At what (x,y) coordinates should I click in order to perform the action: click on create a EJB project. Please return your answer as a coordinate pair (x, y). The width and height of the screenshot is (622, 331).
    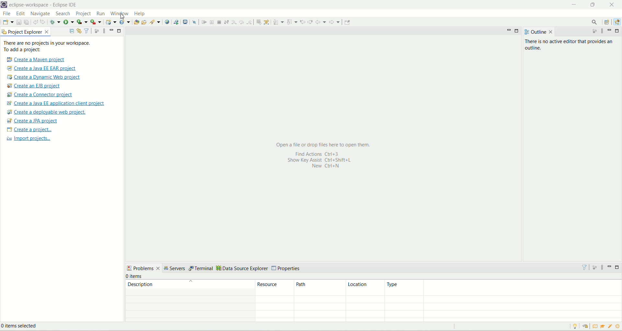
    Looking at the image, I should click on (38, 86).